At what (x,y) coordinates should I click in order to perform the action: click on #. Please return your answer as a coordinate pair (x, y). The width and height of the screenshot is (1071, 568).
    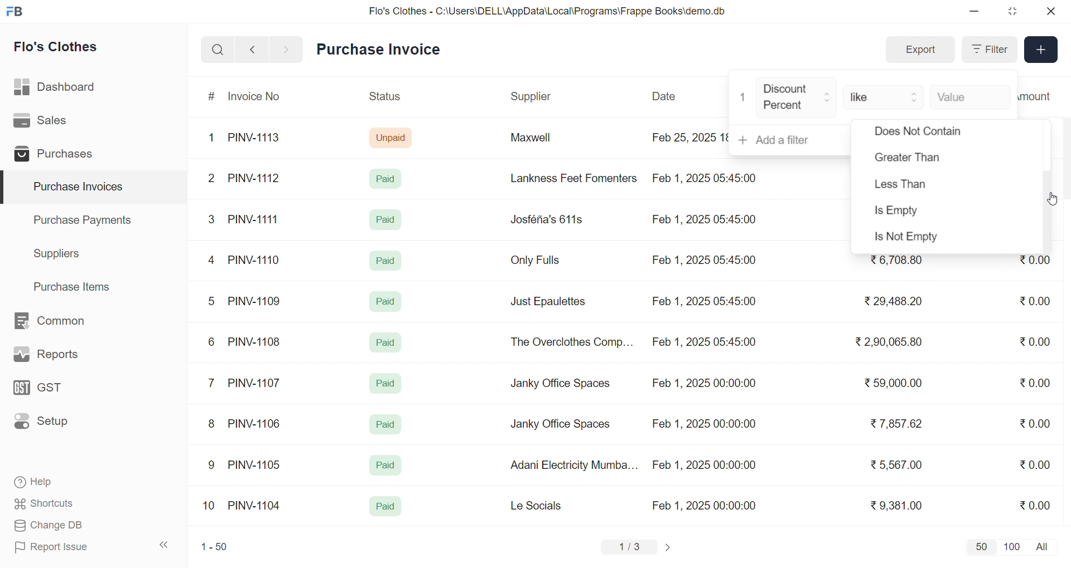
    Looking at the image, I should click on (212, 97).